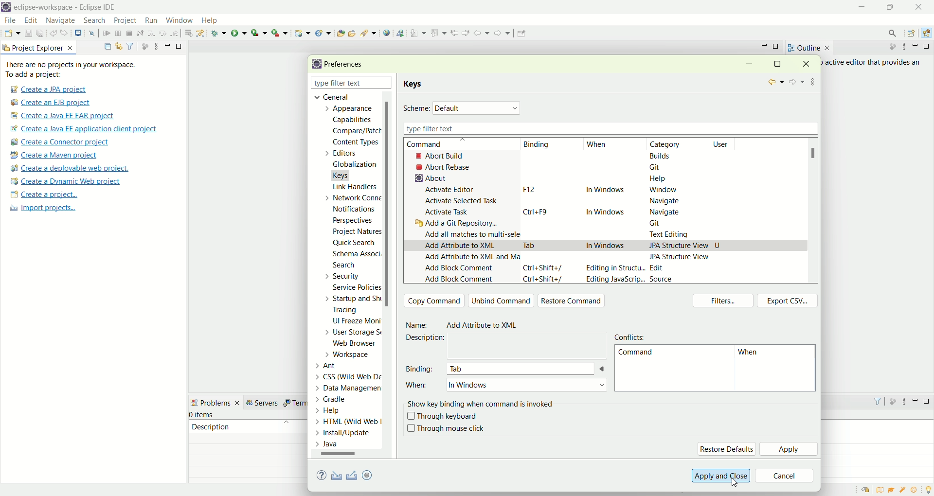 The height and width of the screenshot is (496, 934). Describe the element at coordinates (882, 490) in the screenshot. I see `overview` at that location.